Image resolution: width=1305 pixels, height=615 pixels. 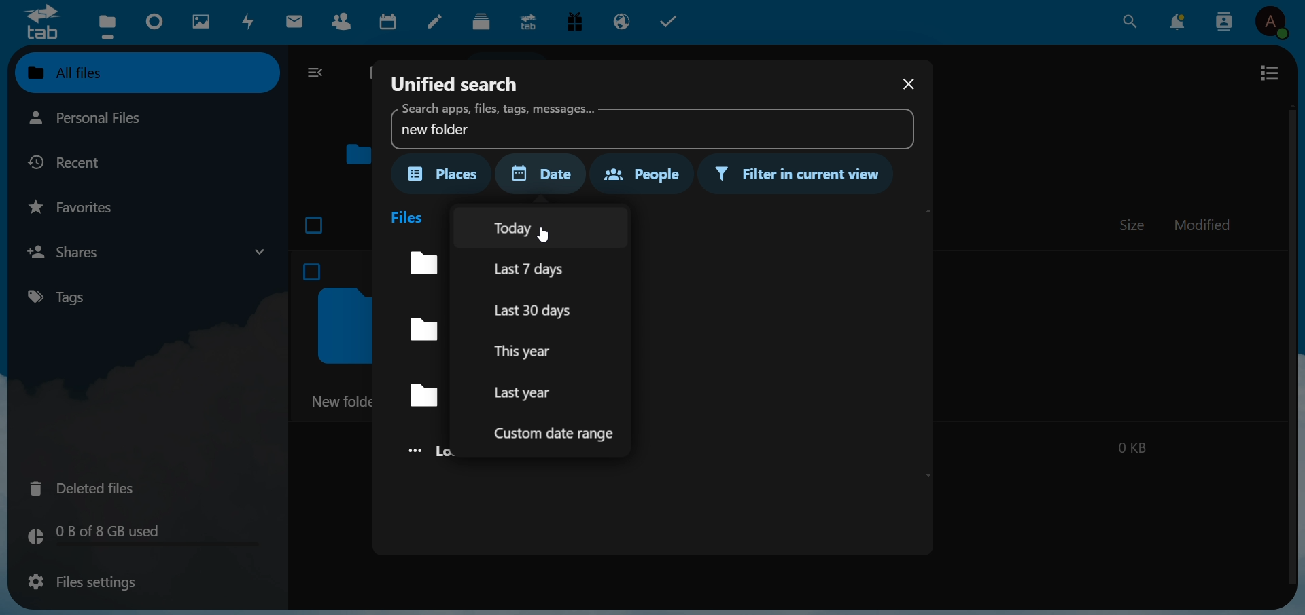 What do you see at coordinates (456, 81) in the screenshot?
I see `unified search` at bounding box center [456, 81].